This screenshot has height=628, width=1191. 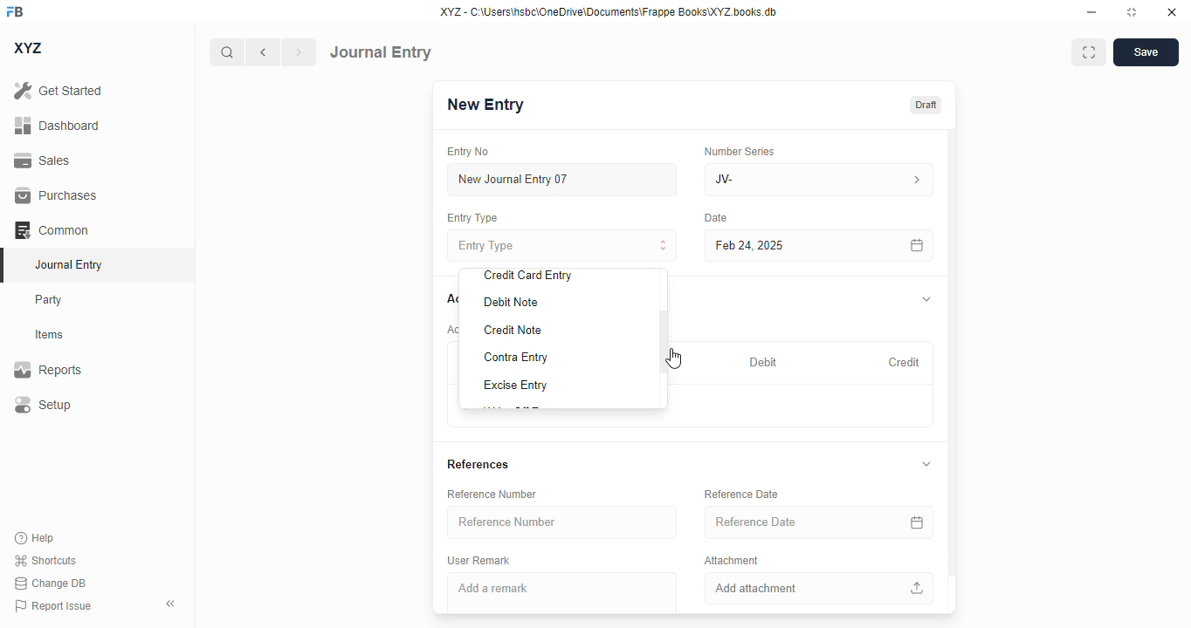 I want to click on purchases, so click(x=58, y=195).